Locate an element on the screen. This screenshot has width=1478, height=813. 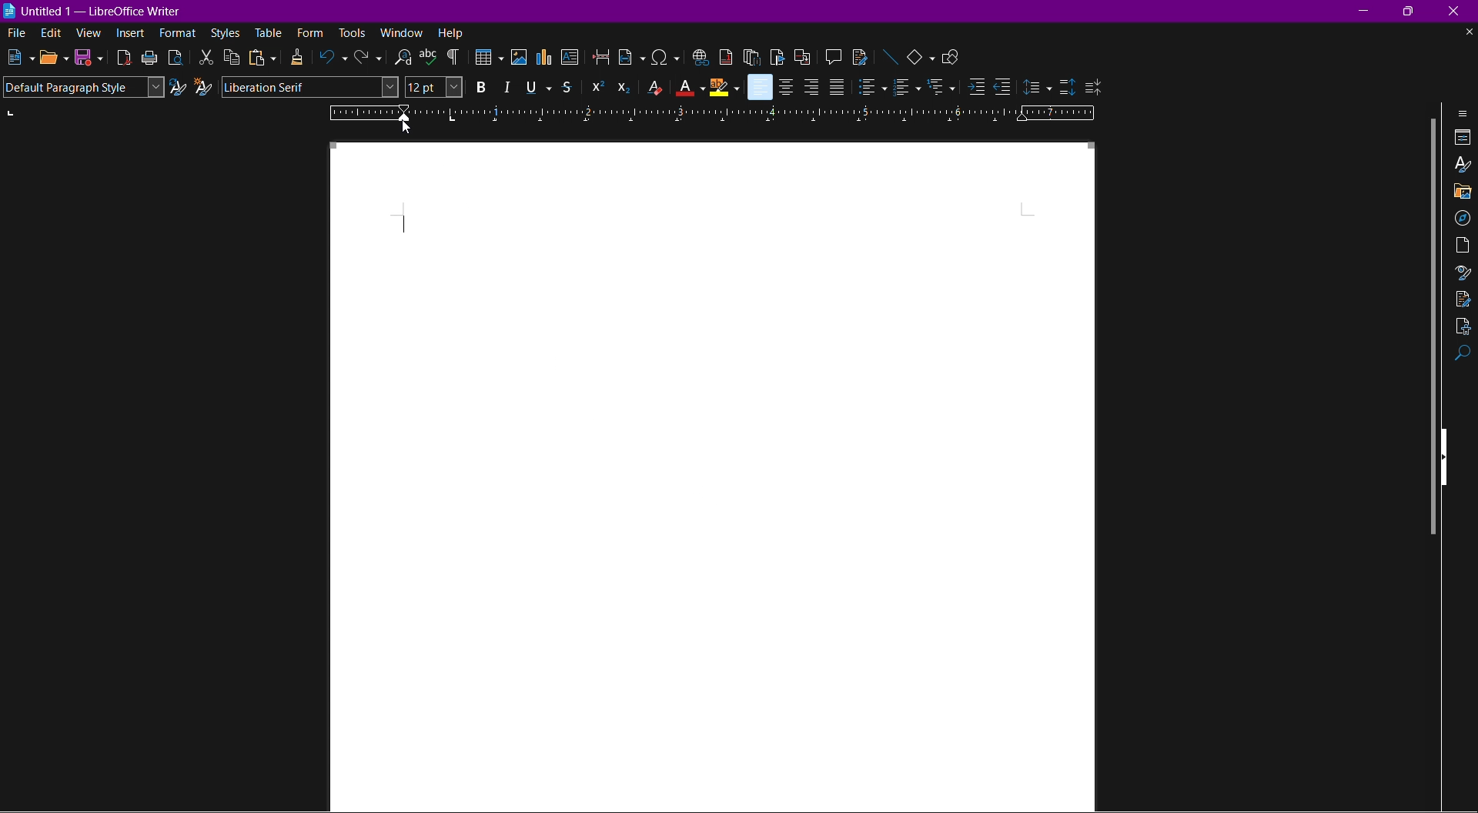
Export as PDF is located at coordinates (124, 58).